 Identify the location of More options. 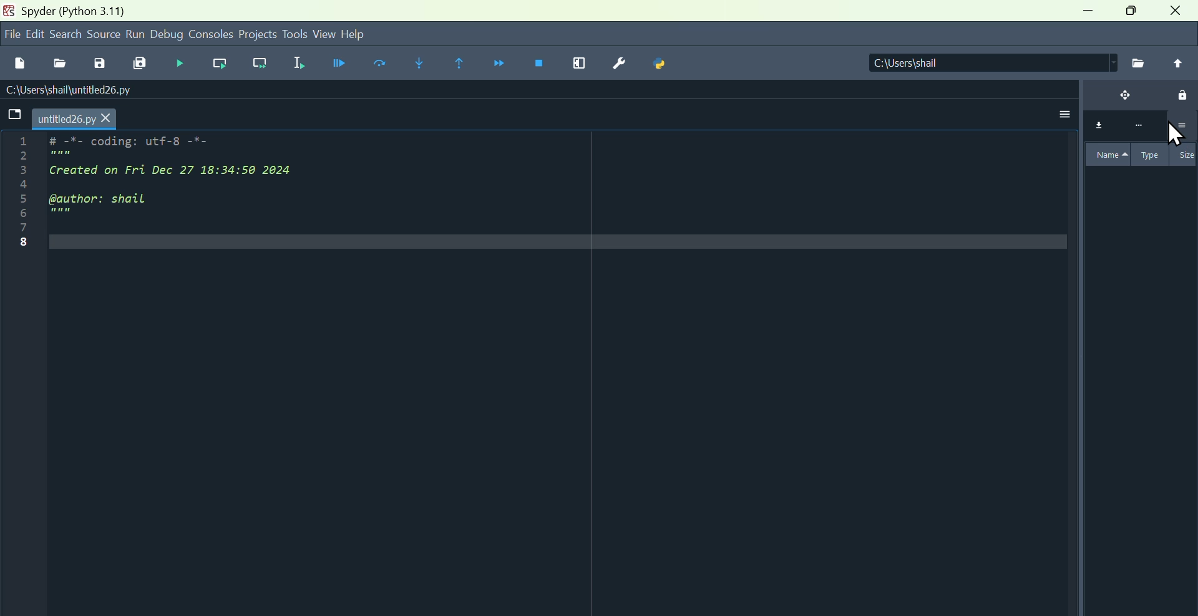
(1061, 110).